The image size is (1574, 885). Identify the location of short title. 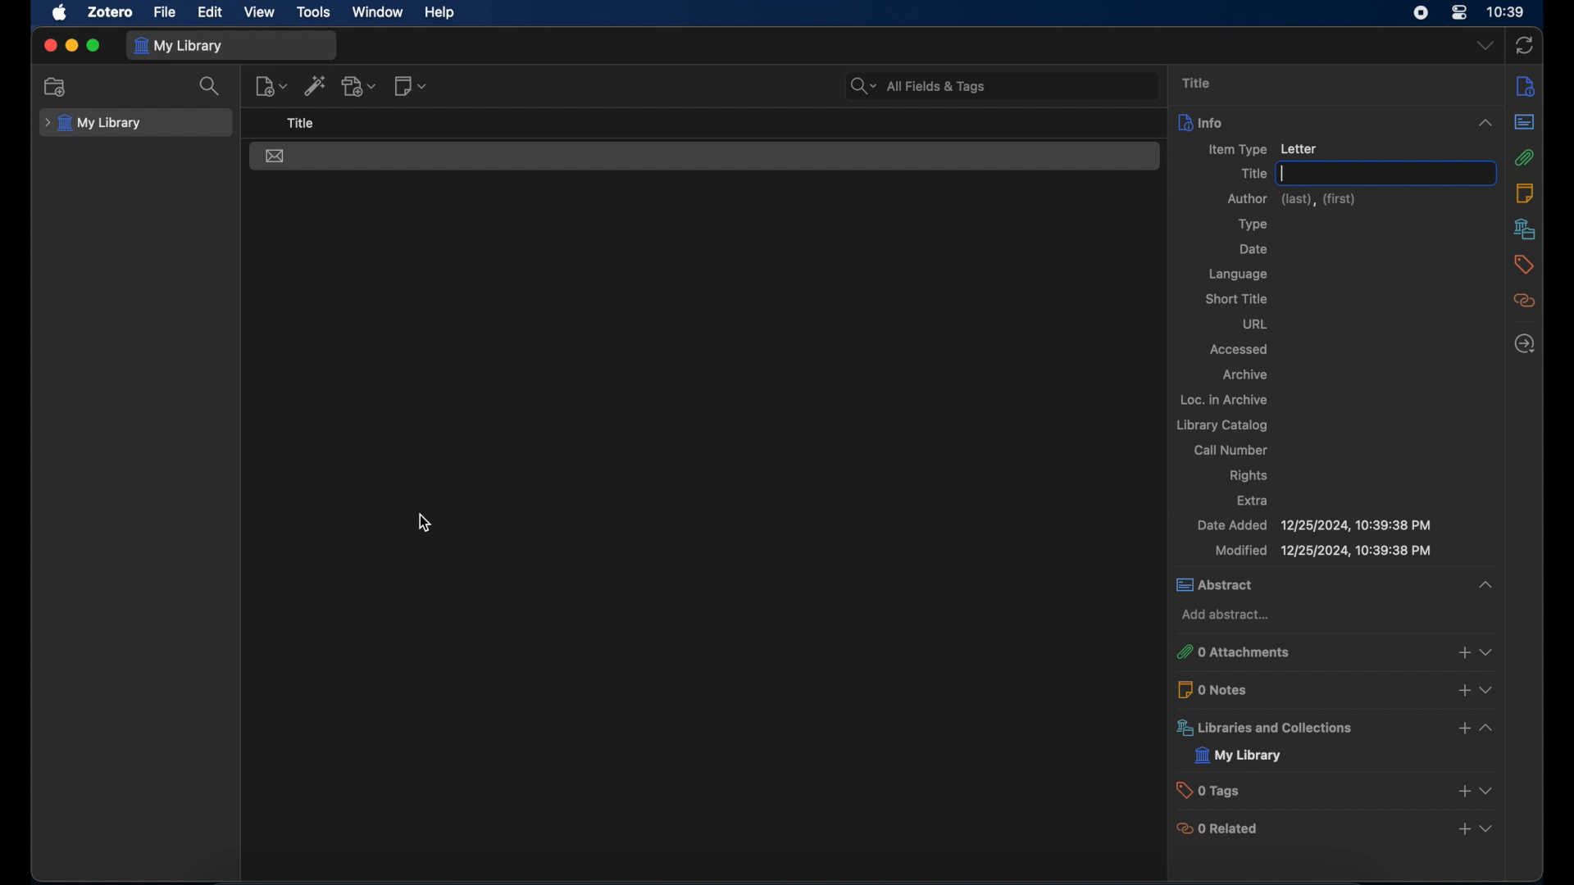
(1238, 298).